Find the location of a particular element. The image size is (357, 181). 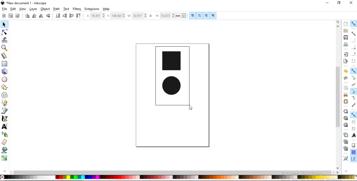

scale stroke width by same proportion  is located at coordinates (192, 16).